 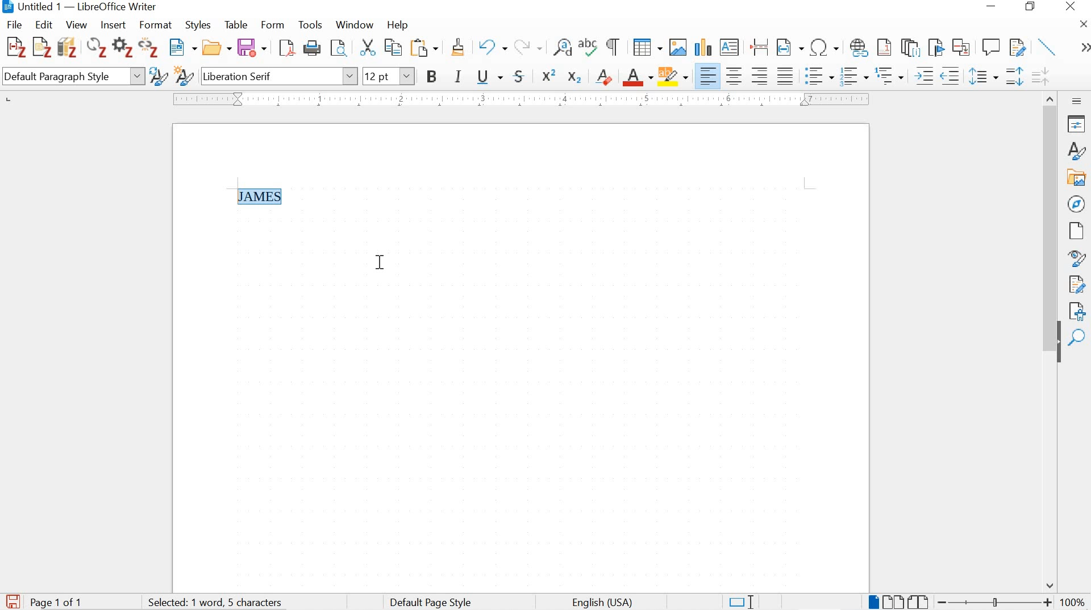 I want to click on subscript, so click(x=573, y=77).